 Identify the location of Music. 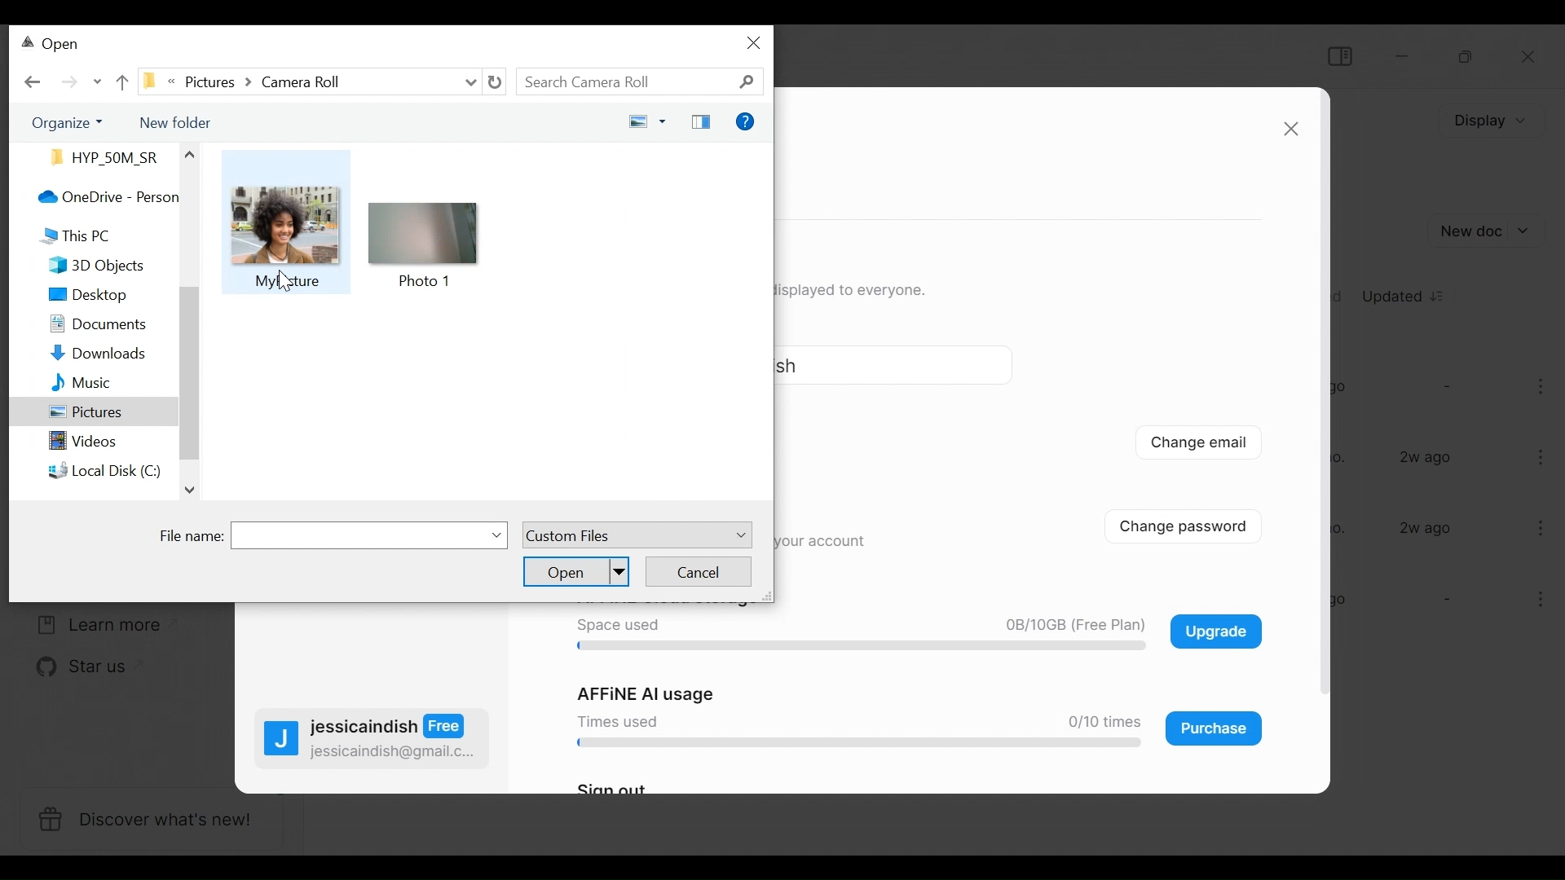
(69, 385).